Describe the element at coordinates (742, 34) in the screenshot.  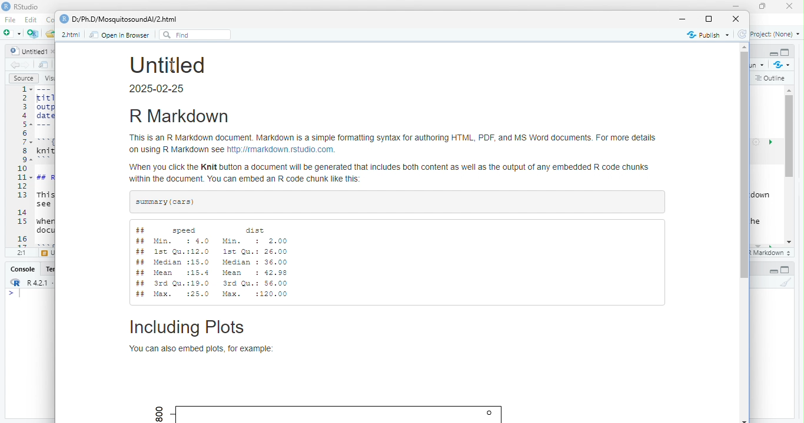
I see `sync` at that location.